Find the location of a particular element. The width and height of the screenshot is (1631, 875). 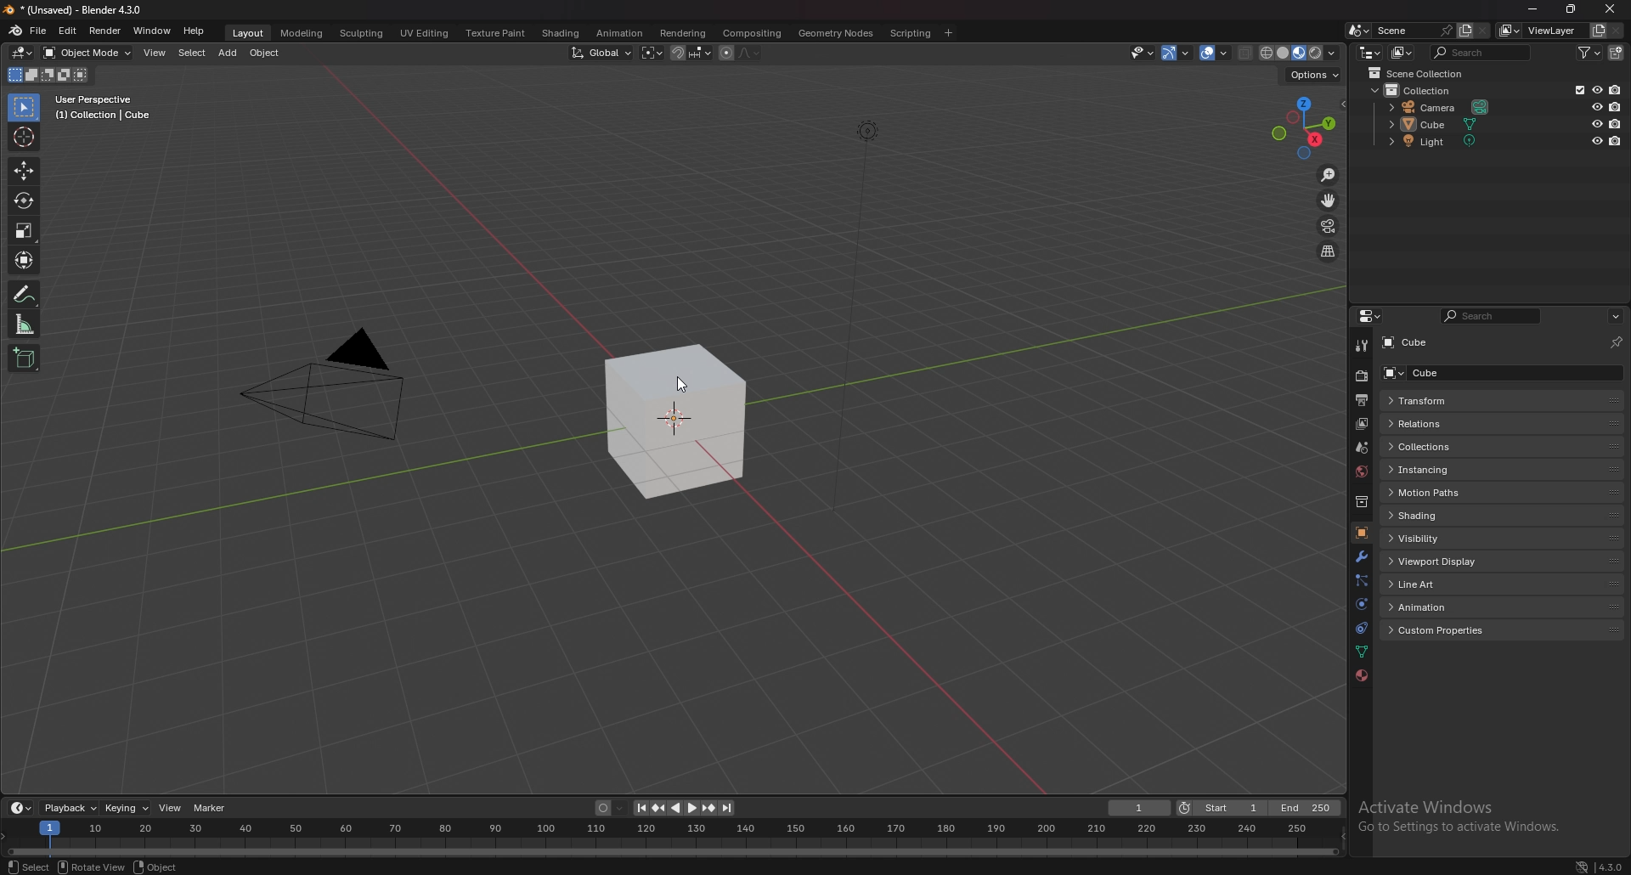

constraints is located at coordinates (1361, 627).